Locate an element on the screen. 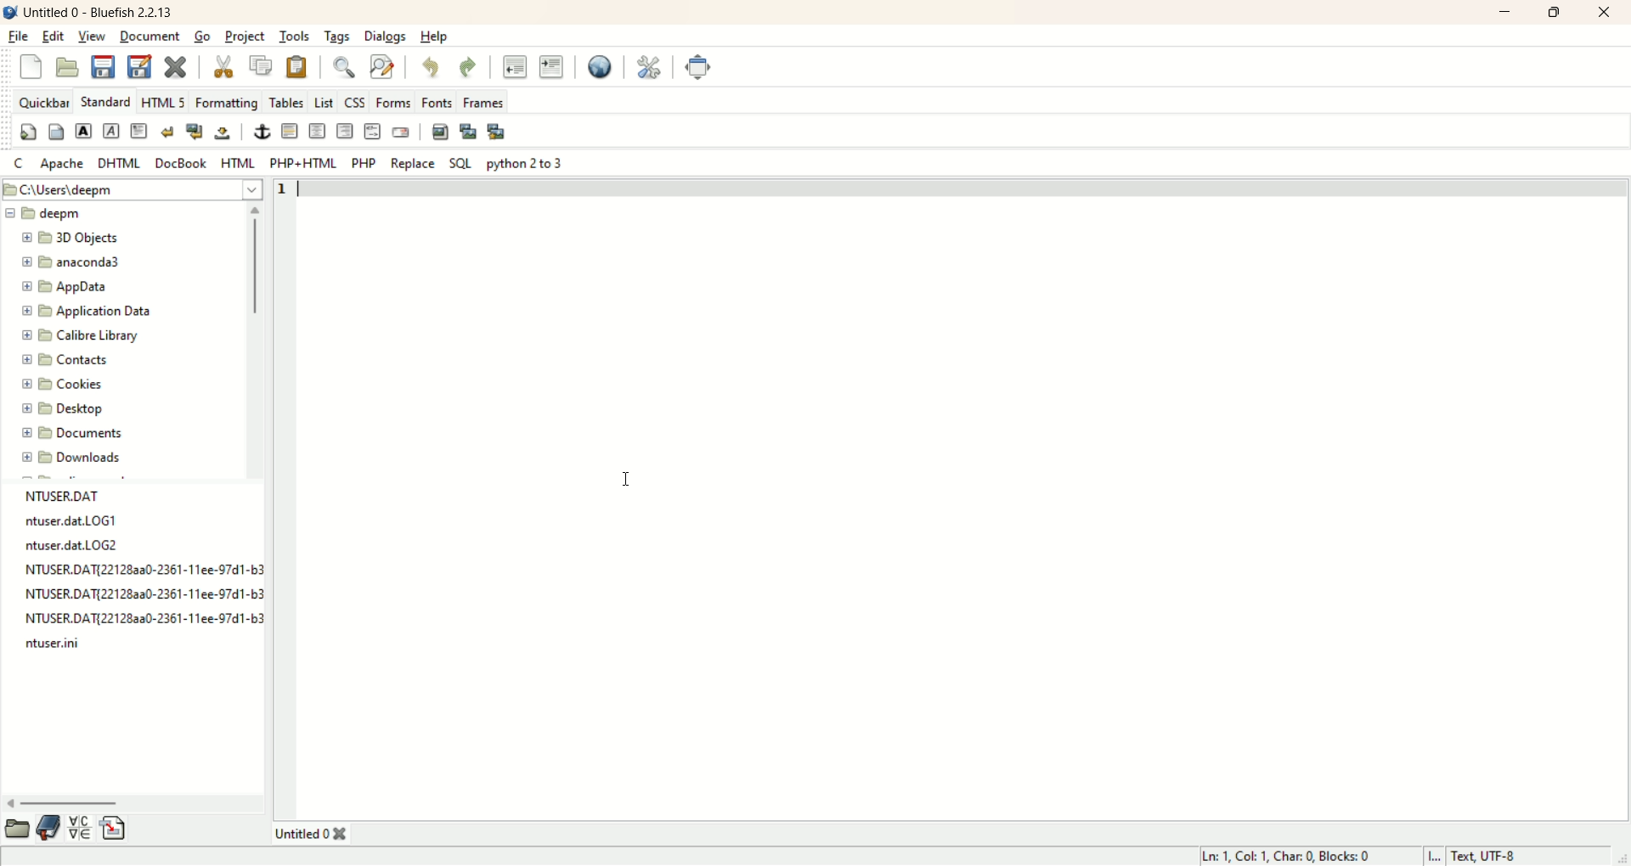  apache is located at coordinates (66, 165).